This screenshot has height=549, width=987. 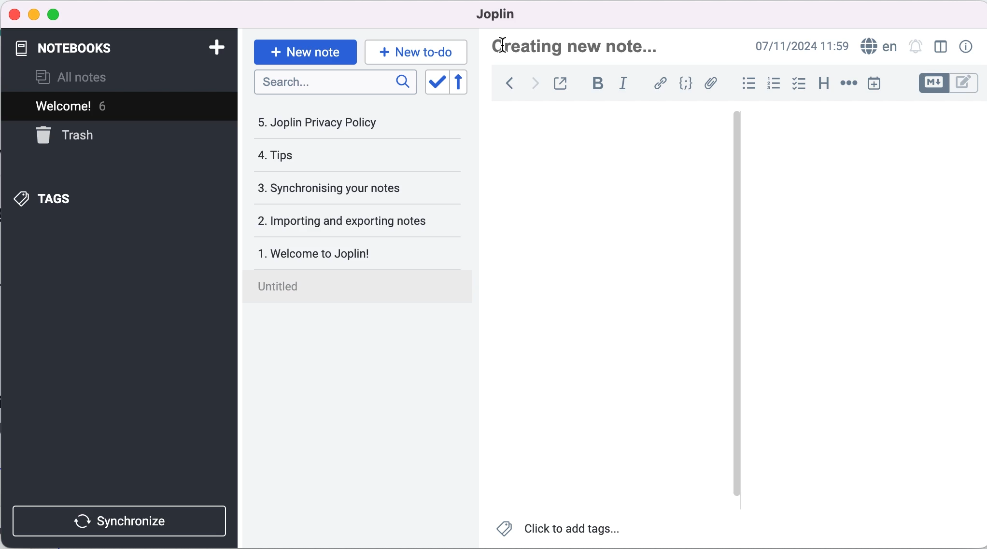 What do you see at coordinates (848, 84) in the screenshot?
I see `horizontal rule` at bounding box center [848, 84].